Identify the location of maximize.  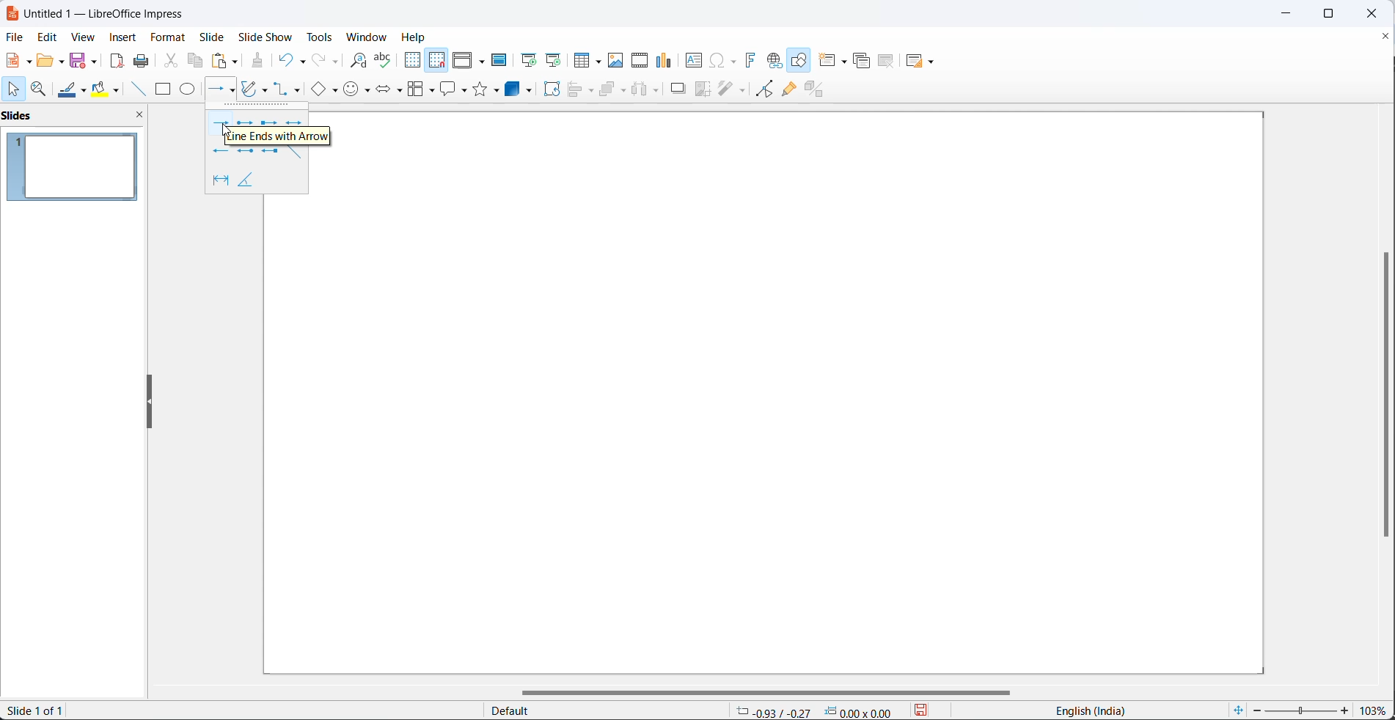
(1338, 13).